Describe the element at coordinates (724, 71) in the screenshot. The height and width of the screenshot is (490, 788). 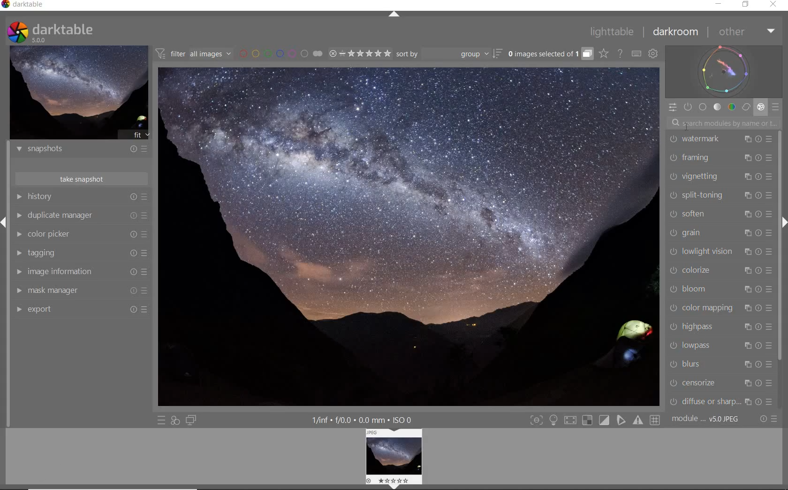
I see `WAVEFORM` at that location.